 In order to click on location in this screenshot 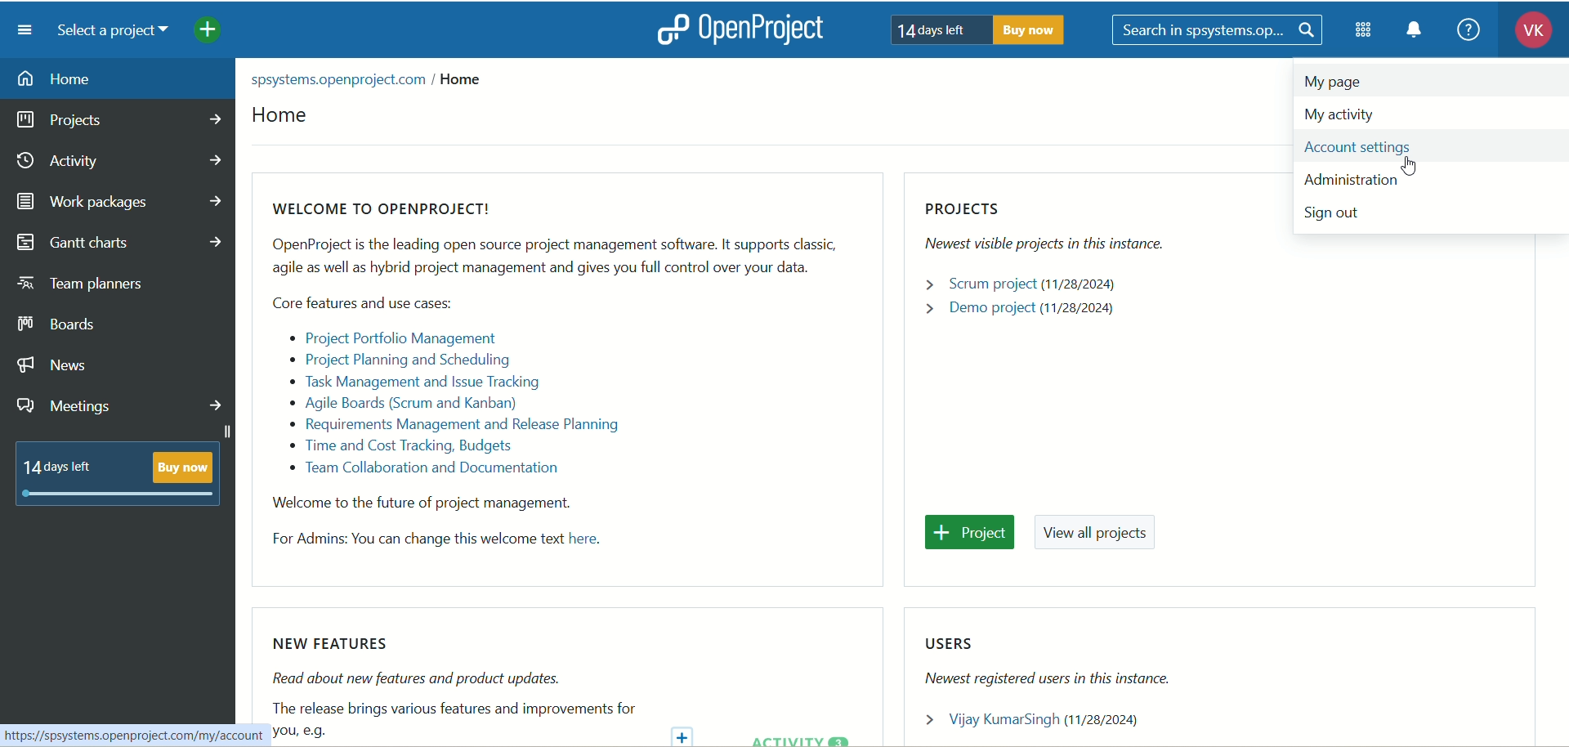, I will do `click(375, 80)`.